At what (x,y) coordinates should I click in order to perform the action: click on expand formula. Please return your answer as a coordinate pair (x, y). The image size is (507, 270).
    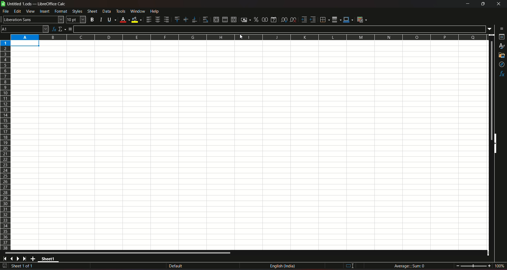
    Looking at the image, I should click on (490, 29).